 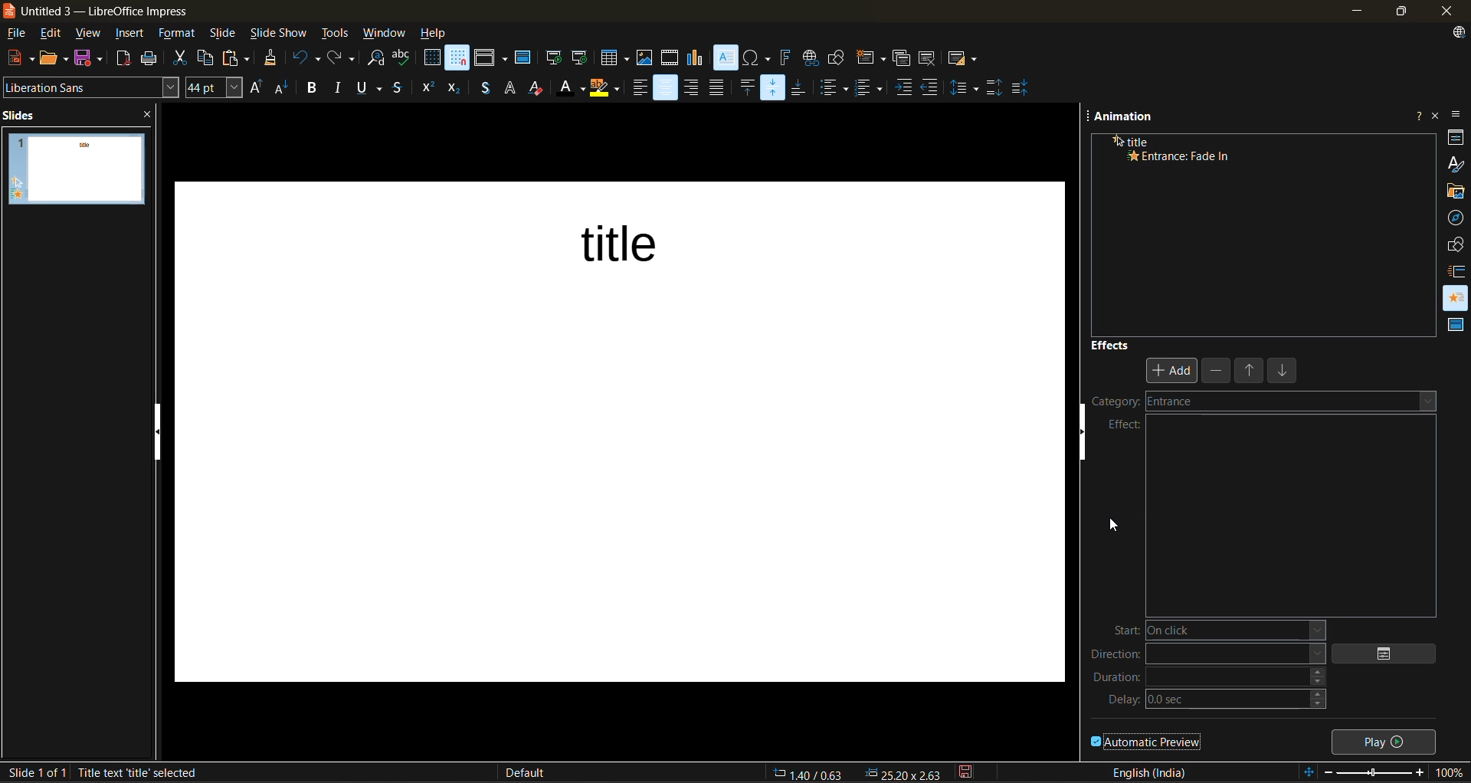 What do you see at coordinates (1387, 740) in the screenshot?
I see `play` at bounding box center [1387, 740].